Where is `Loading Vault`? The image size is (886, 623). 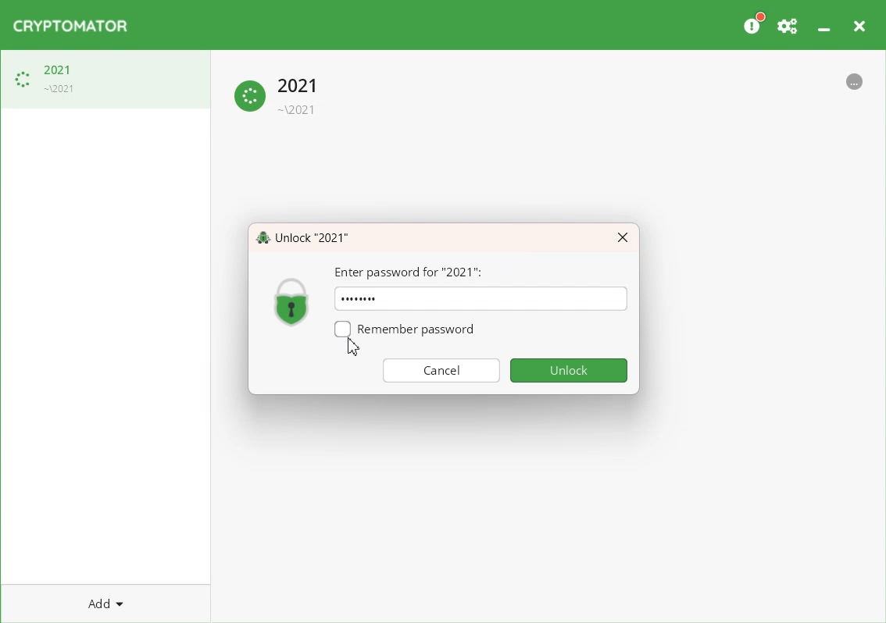
Loading Vault is located at coordinates (105, 79).